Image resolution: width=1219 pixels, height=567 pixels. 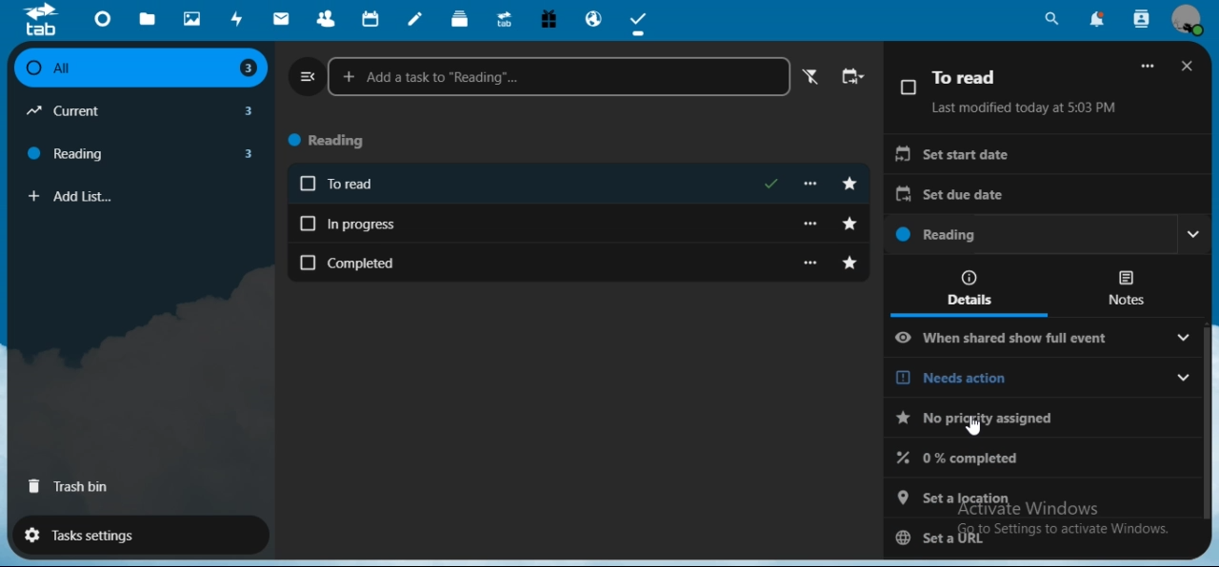 What do you see at coordinates (90, 197) in the screenshot?
I see `add list` at bounding box center [90, 197].